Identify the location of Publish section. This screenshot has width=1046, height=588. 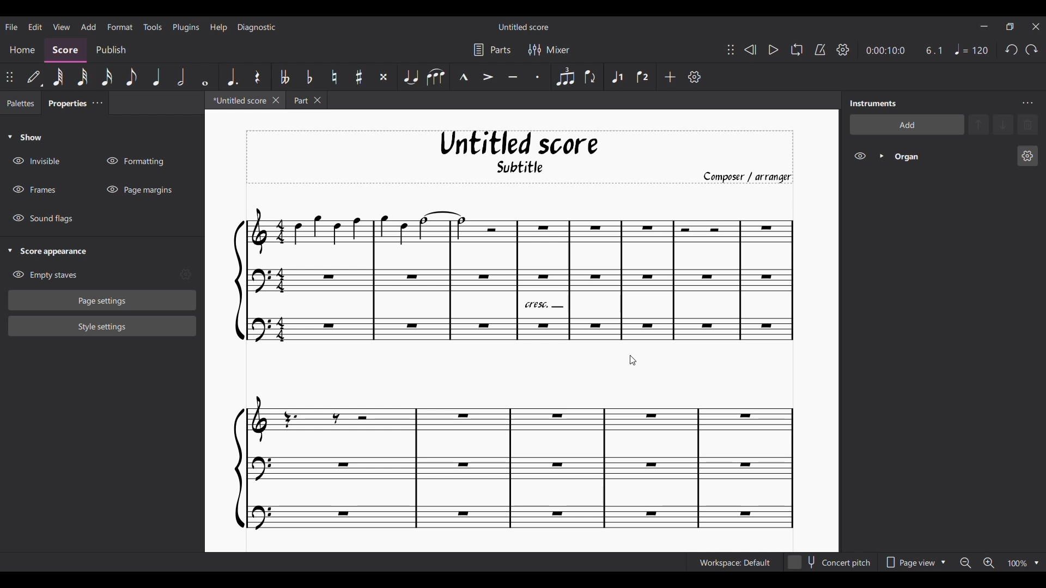
(110, 51).